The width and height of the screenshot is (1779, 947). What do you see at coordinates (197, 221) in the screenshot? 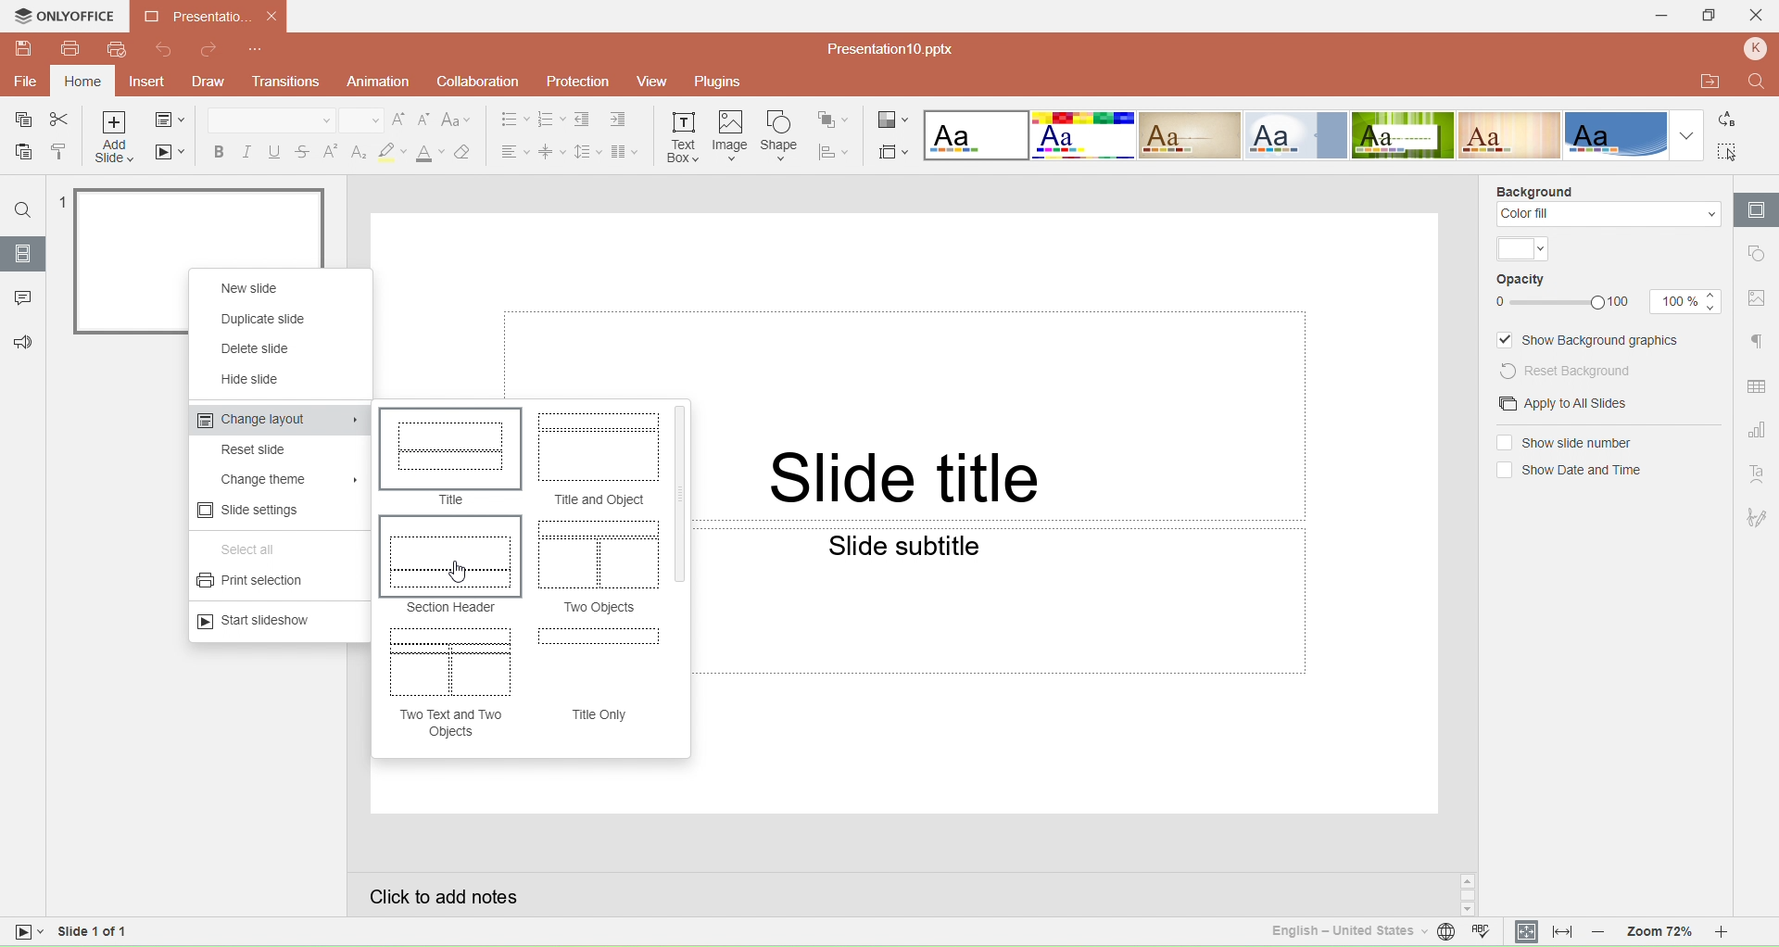
I see `slide` at bounding box center [197, 221].